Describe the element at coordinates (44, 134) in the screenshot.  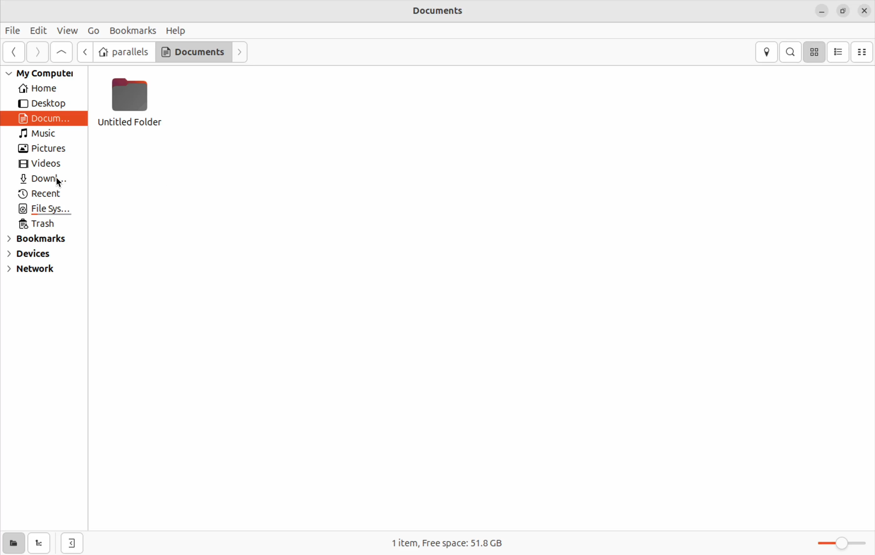
I see `music` at that location.